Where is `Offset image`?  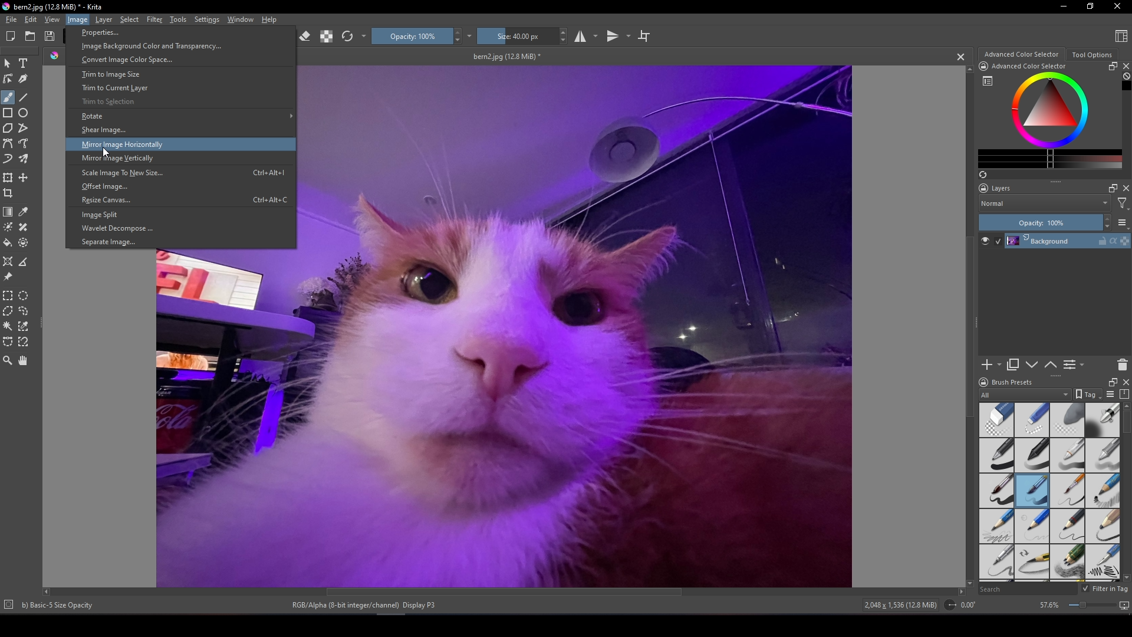
Offset image is located at coordinates (182, 185).